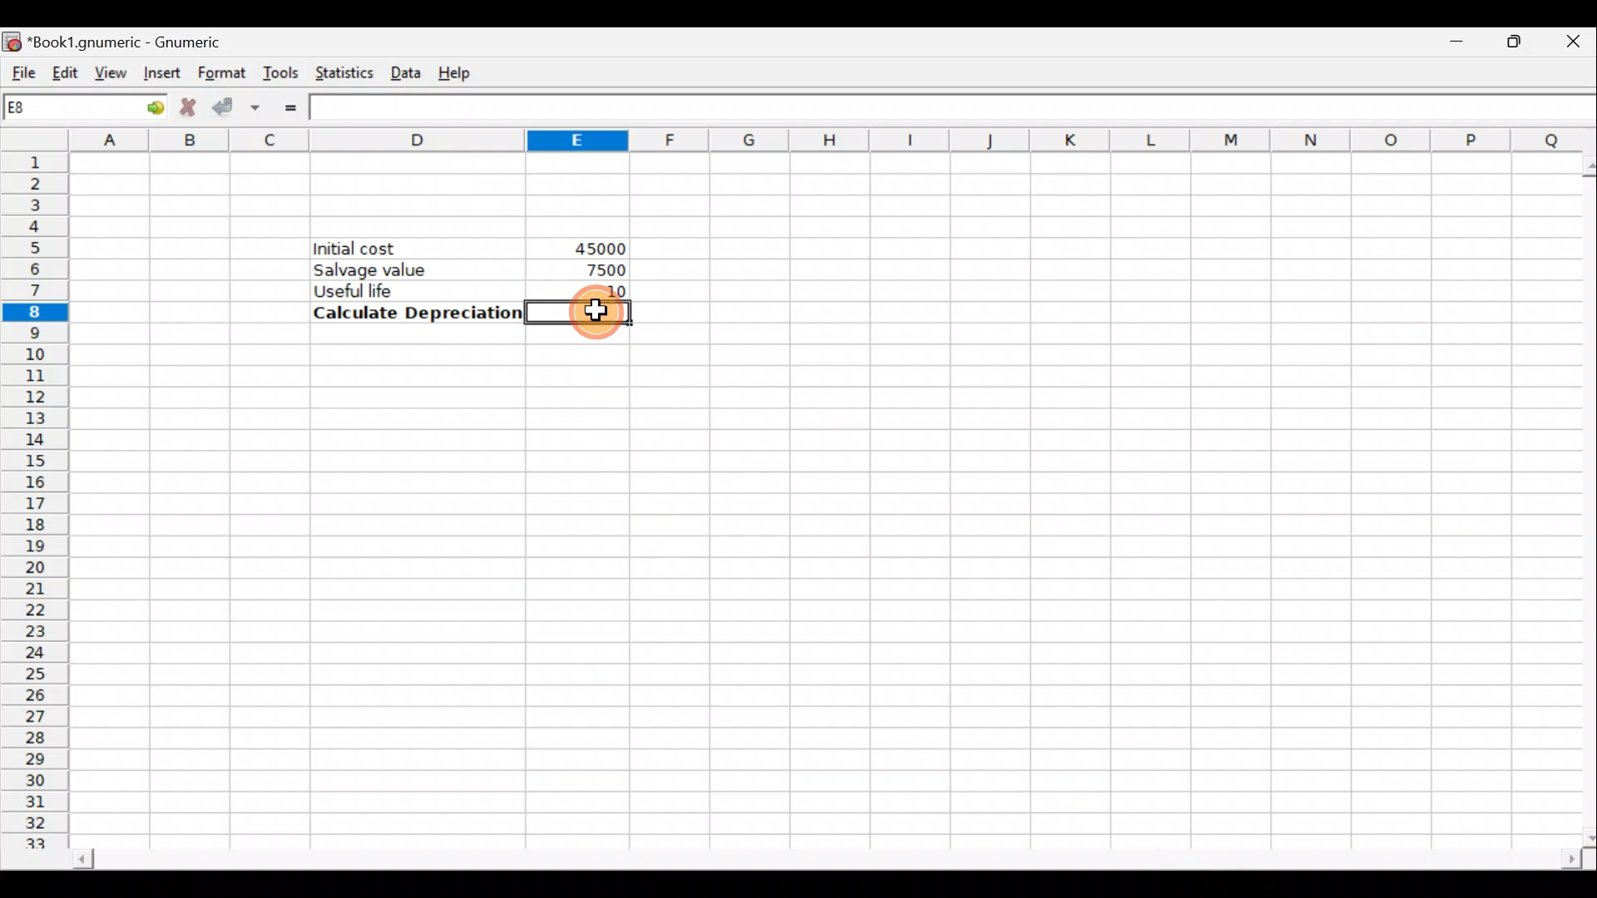 The height and width of the screenshot is (898, 1597). I want to click on Selected cell, so click(578, 313).